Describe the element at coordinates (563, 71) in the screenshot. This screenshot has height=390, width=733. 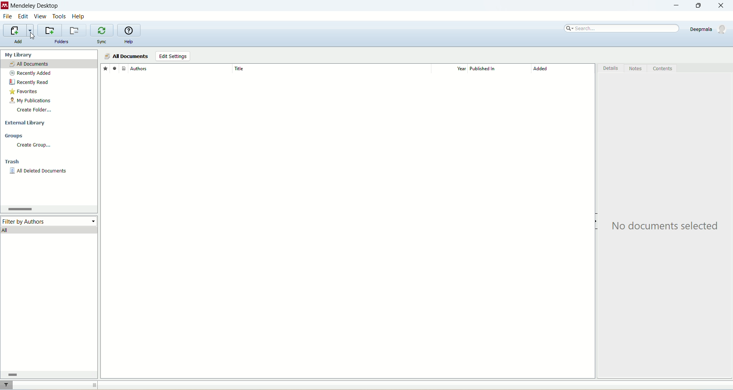
I see `added` at that location.